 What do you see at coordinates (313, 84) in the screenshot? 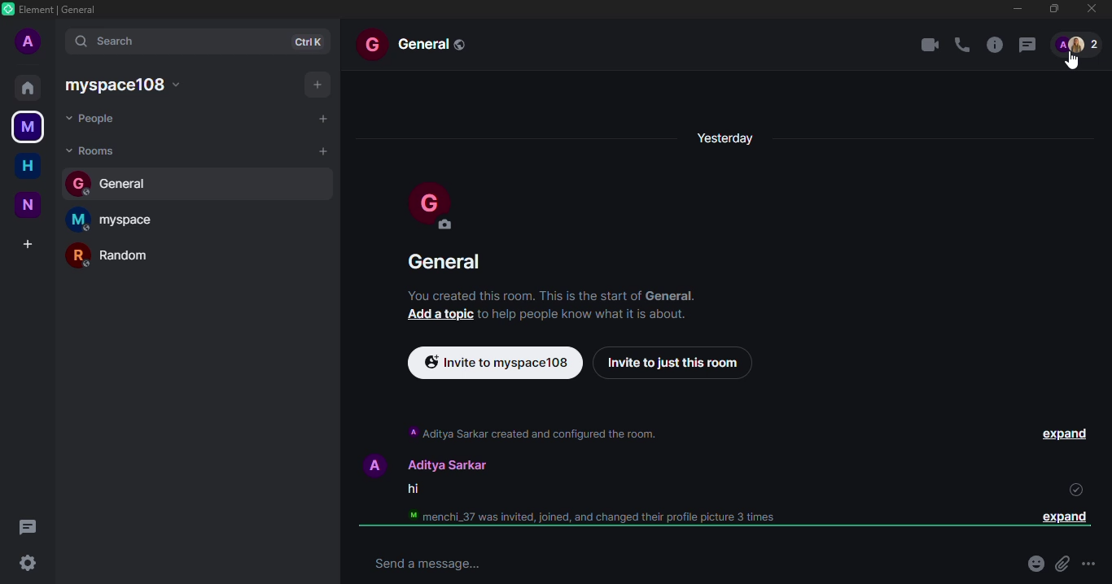
I see `add` at bounding box center [313, 84].